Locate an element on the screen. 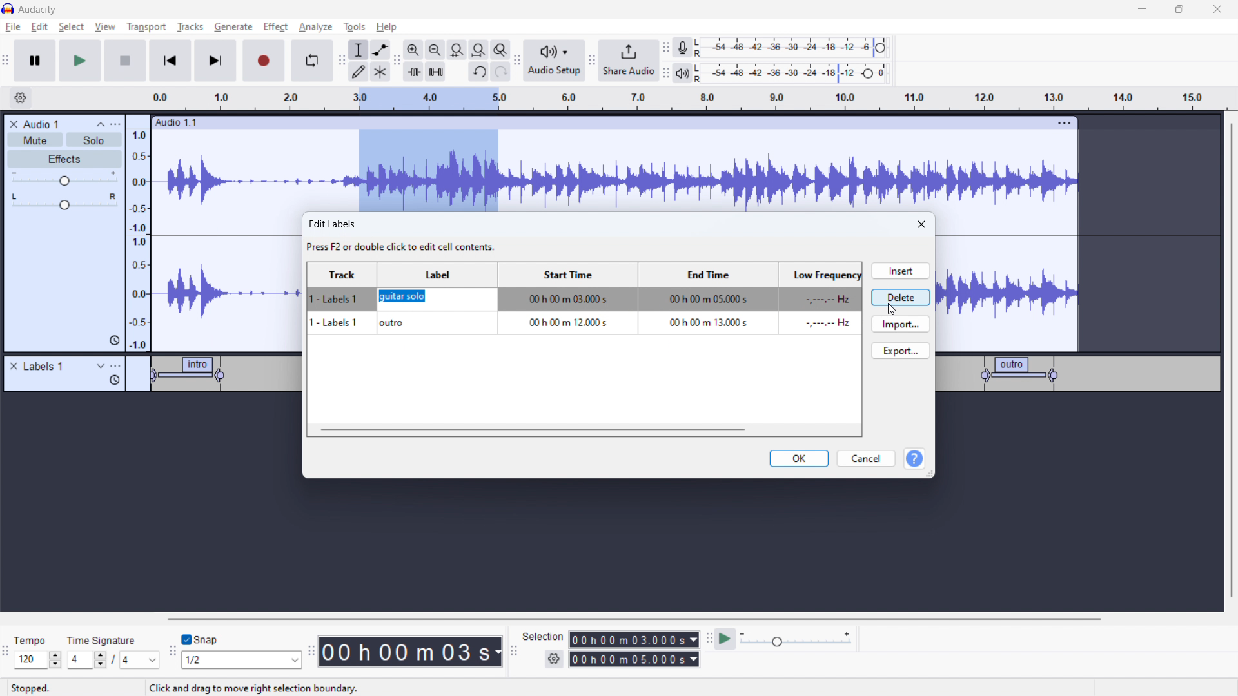  selection end time is located at coordinates (635, 659).